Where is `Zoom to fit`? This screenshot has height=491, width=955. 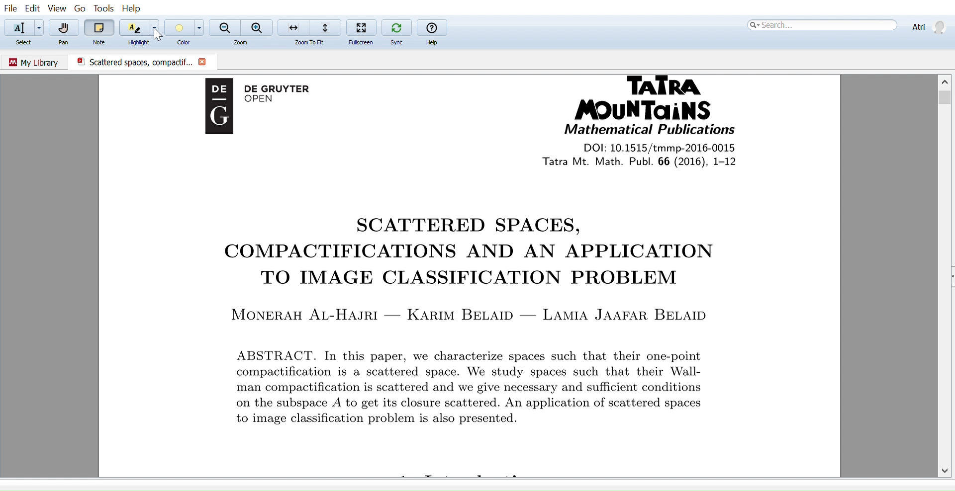 Zoom to fit is located at coordinates (308, 27).